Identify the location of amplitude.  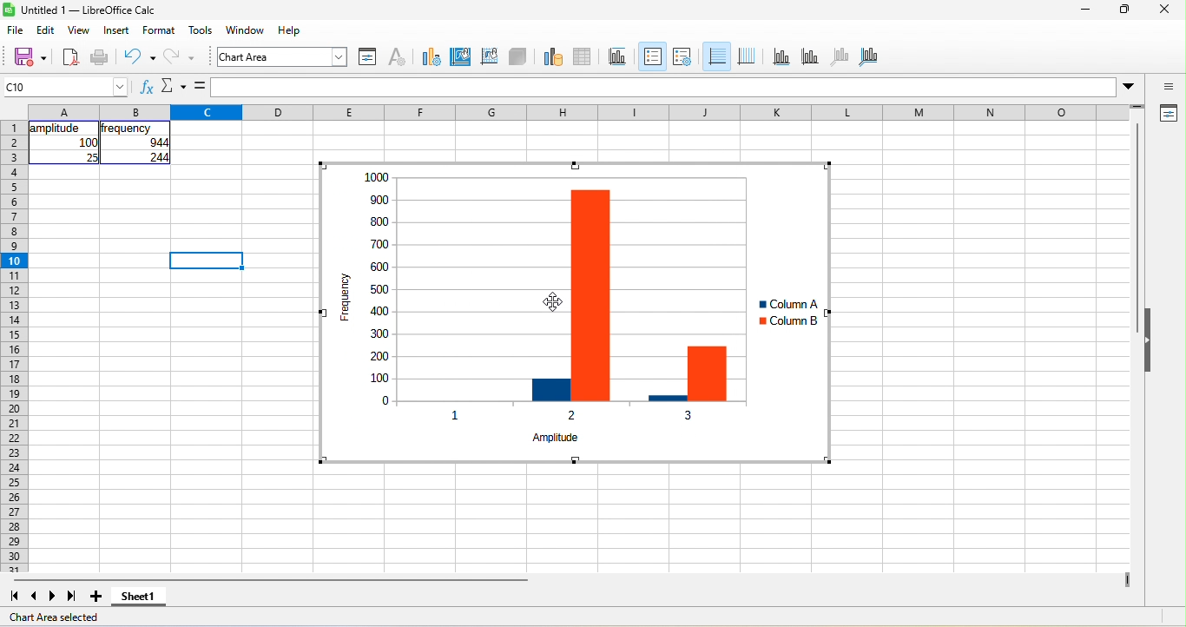
(57, 129).